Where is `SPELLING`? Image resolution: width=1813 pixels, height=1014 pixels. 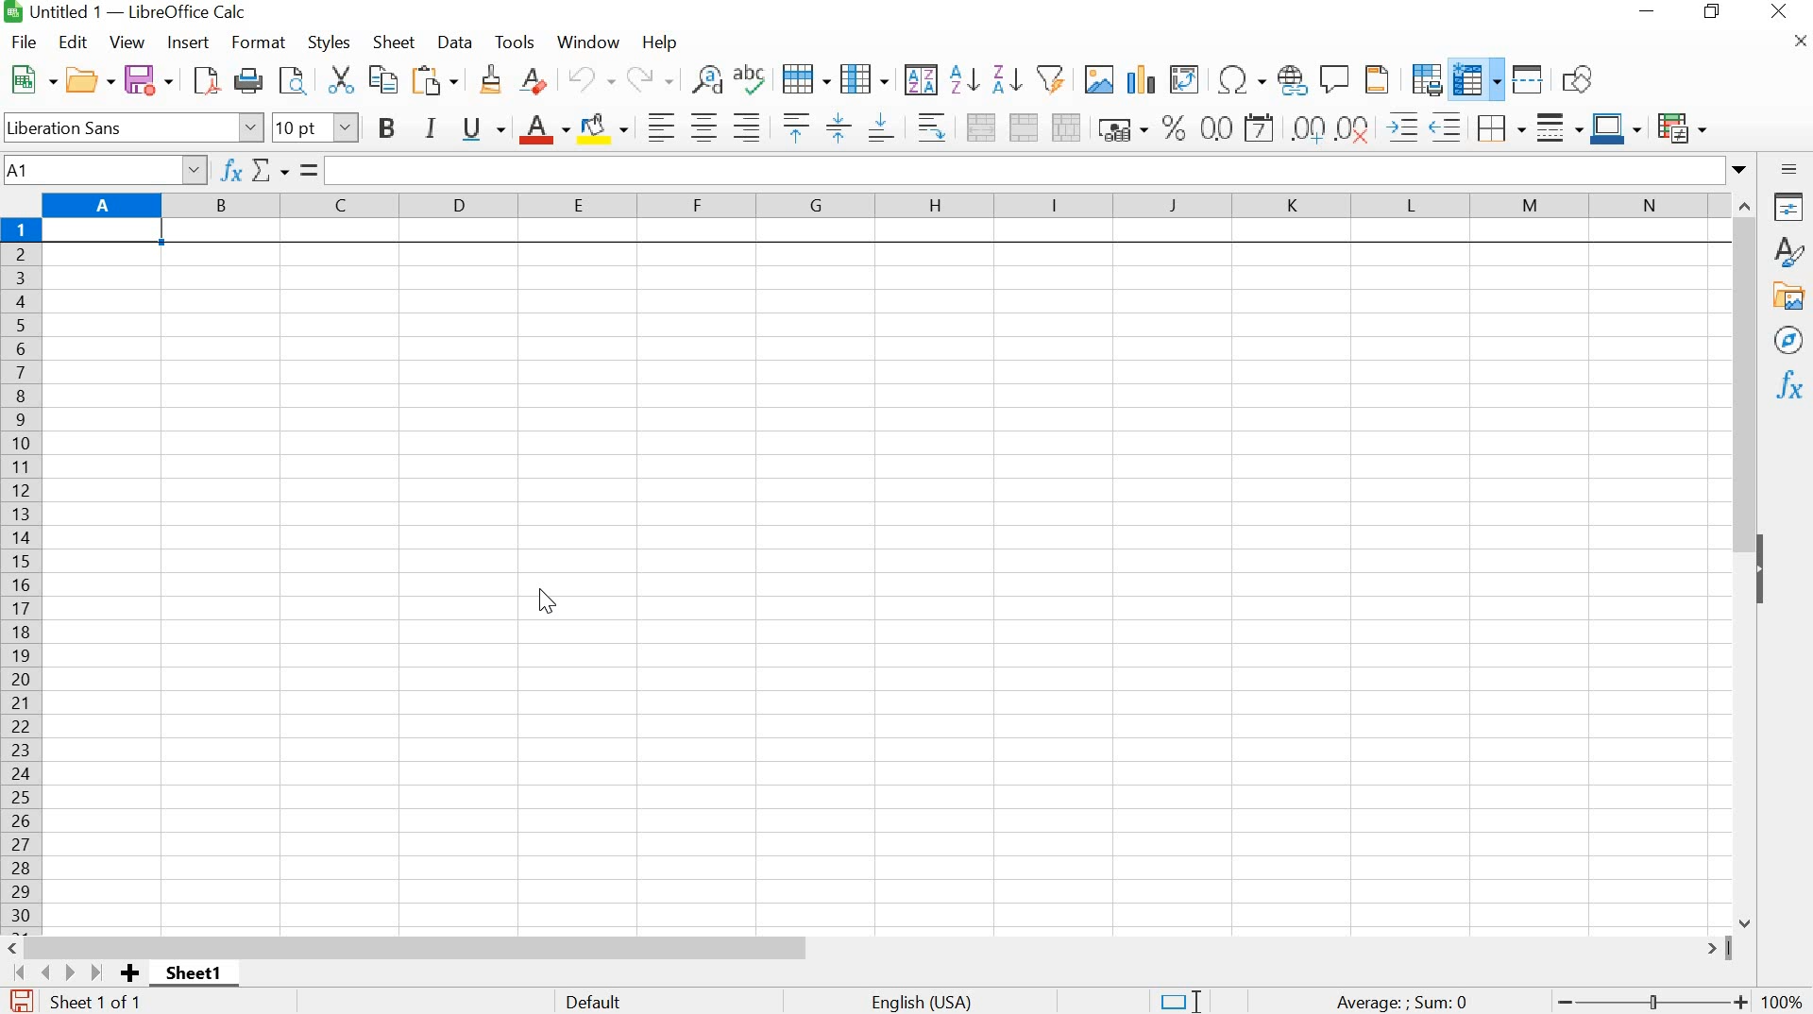 SPELLING is located at coordinates (754, 81).